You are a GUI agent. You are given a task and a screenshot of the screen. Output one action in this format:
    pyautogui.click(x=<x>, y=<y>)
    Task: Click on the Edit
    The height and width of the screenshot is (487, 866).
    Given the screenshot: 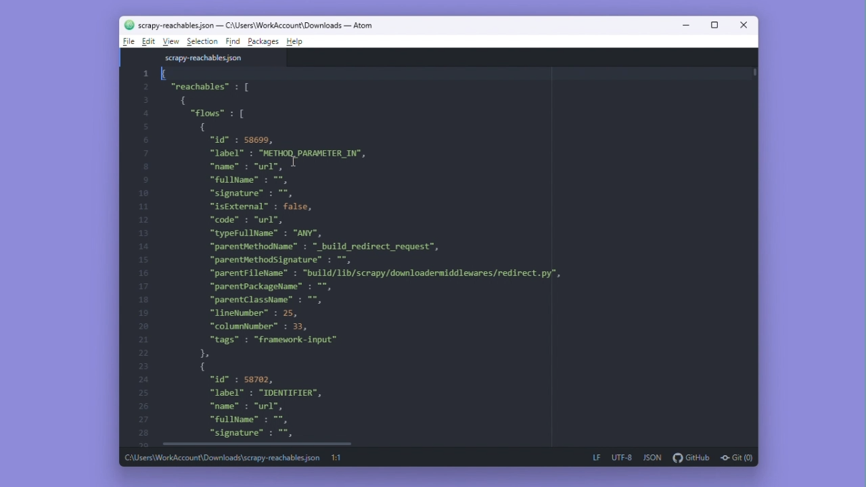 What is the action you would take?
    pyautogui.click(x=147, y=42)
    